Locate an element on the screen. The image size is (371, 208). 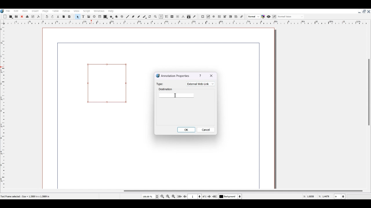
Edit content of frame is located at coordinates (161, 16).